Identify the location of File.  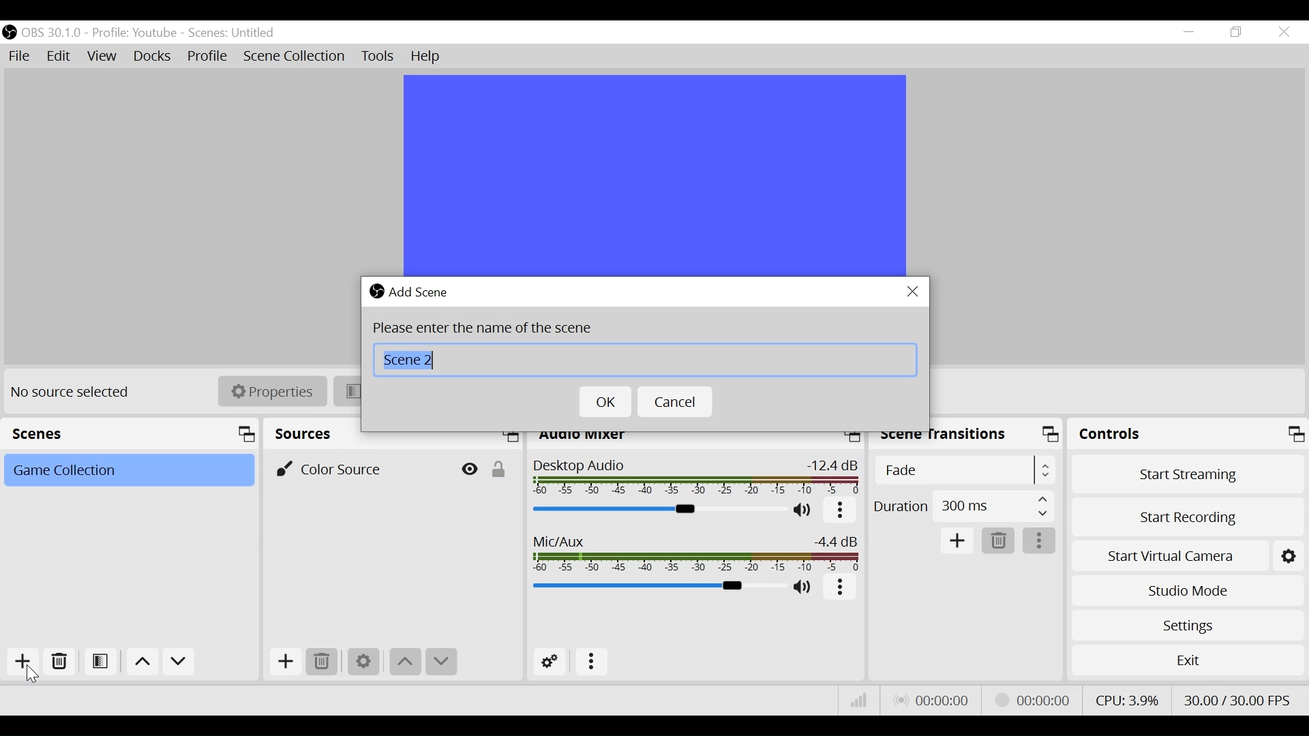
(19, 55).